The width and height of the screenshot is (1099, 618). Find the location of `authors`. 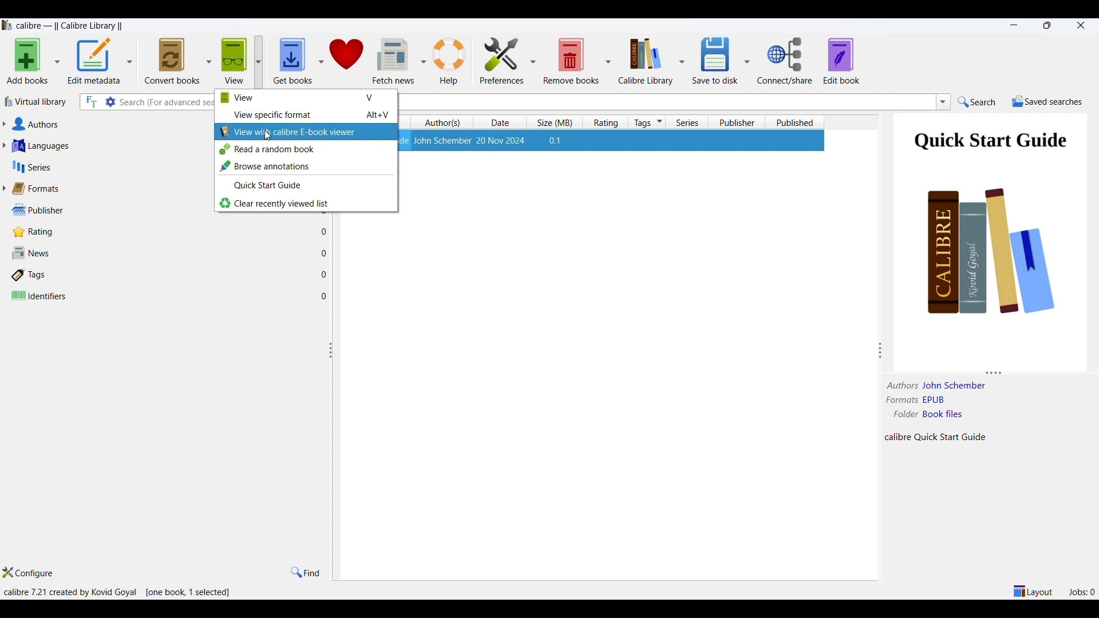

authors is located at coordinates (445, 122).